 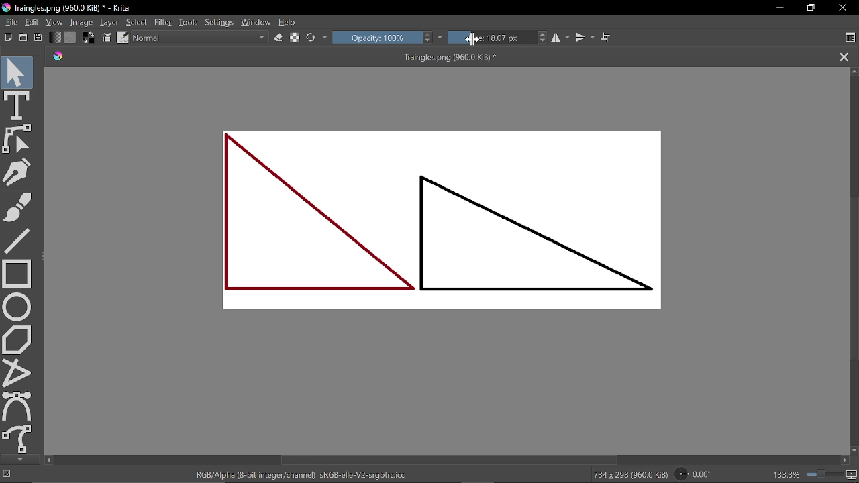 What do you see at coordinates (81, 23) in the screenshot?
I see `Image` at bounding box center [81, 23].